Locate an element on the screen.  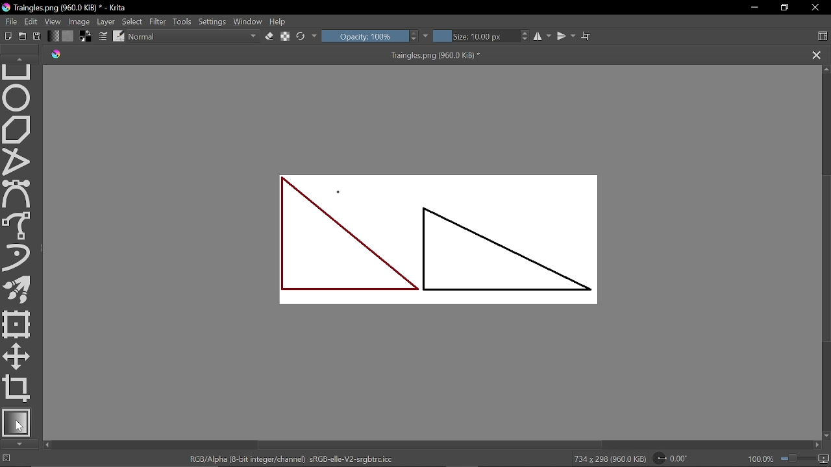
Bezier curve tool is located at coordinates (18, 195).